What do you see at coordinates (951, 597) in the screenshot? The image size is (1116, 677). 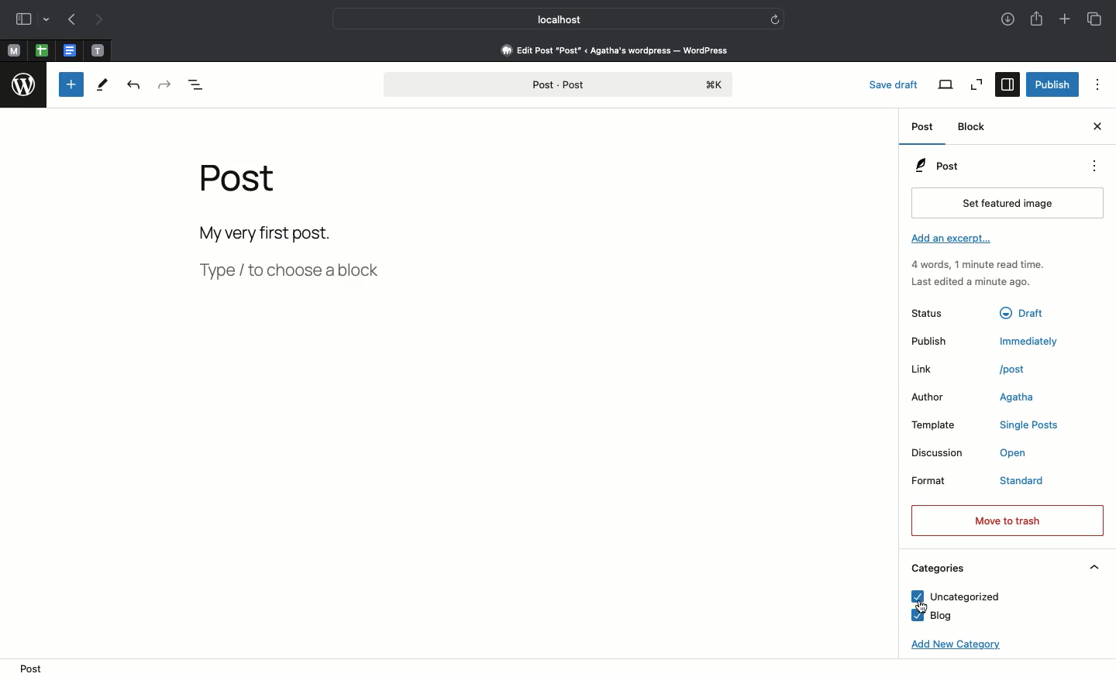 I see `Uncategorized` at bounding box center [951, 597].